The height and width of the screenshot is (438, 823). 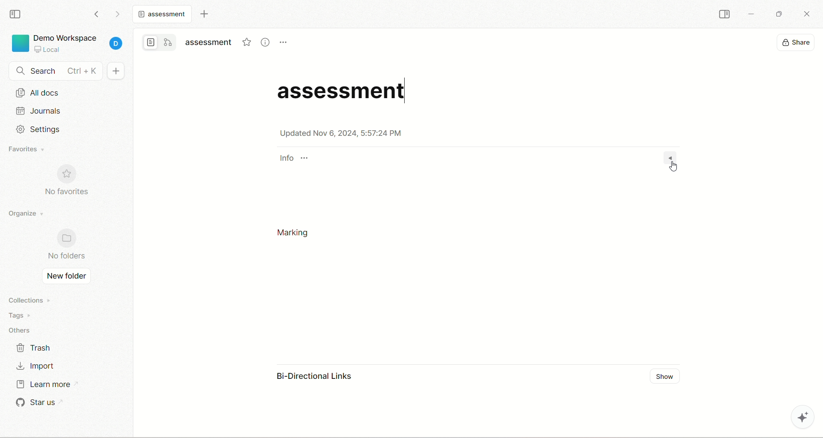 What do you see at coordinates (294, 158) in the screenshot?
I see `info` at bounding box center [294, 158].